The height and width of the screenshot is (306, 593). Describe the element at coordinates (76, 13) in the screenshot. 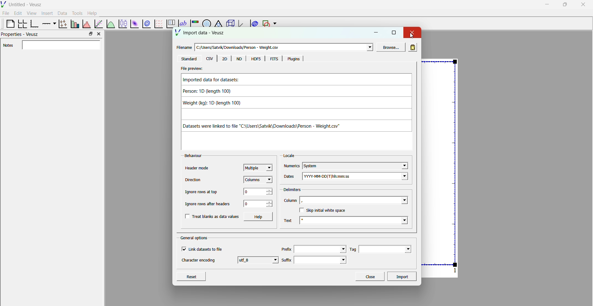

I see `tools` at that location.